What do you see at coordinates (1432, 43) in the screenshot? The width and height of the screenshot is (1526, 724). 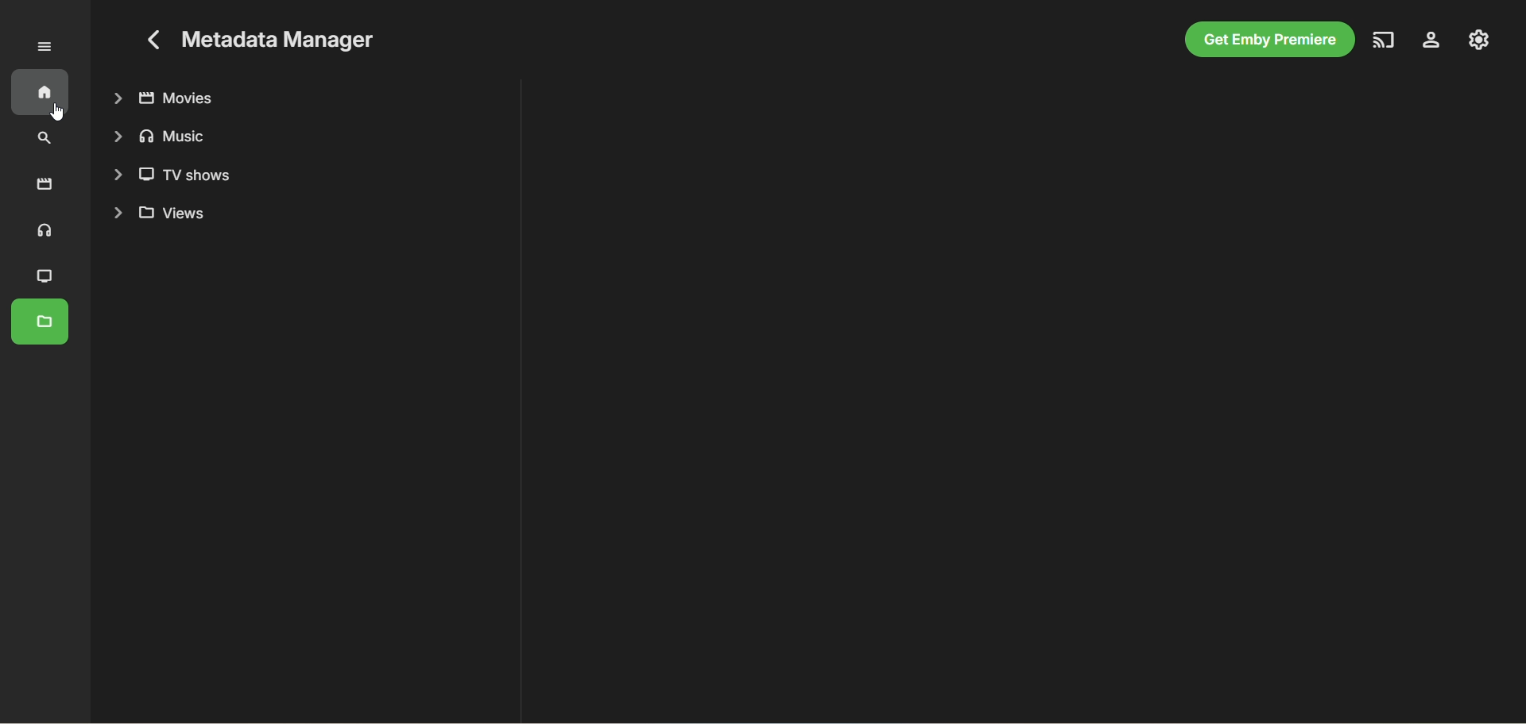 I see `settings` at bounding box center [1432, 43].